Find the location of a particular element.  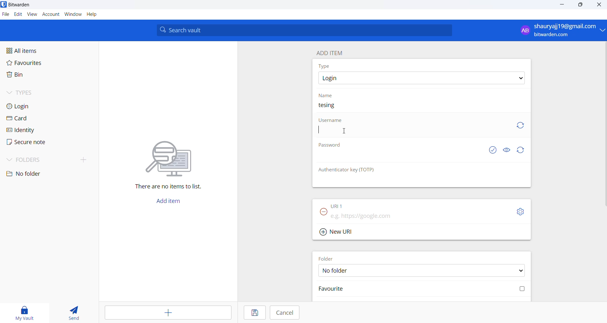

cancel is located at coordinates (284, 313).